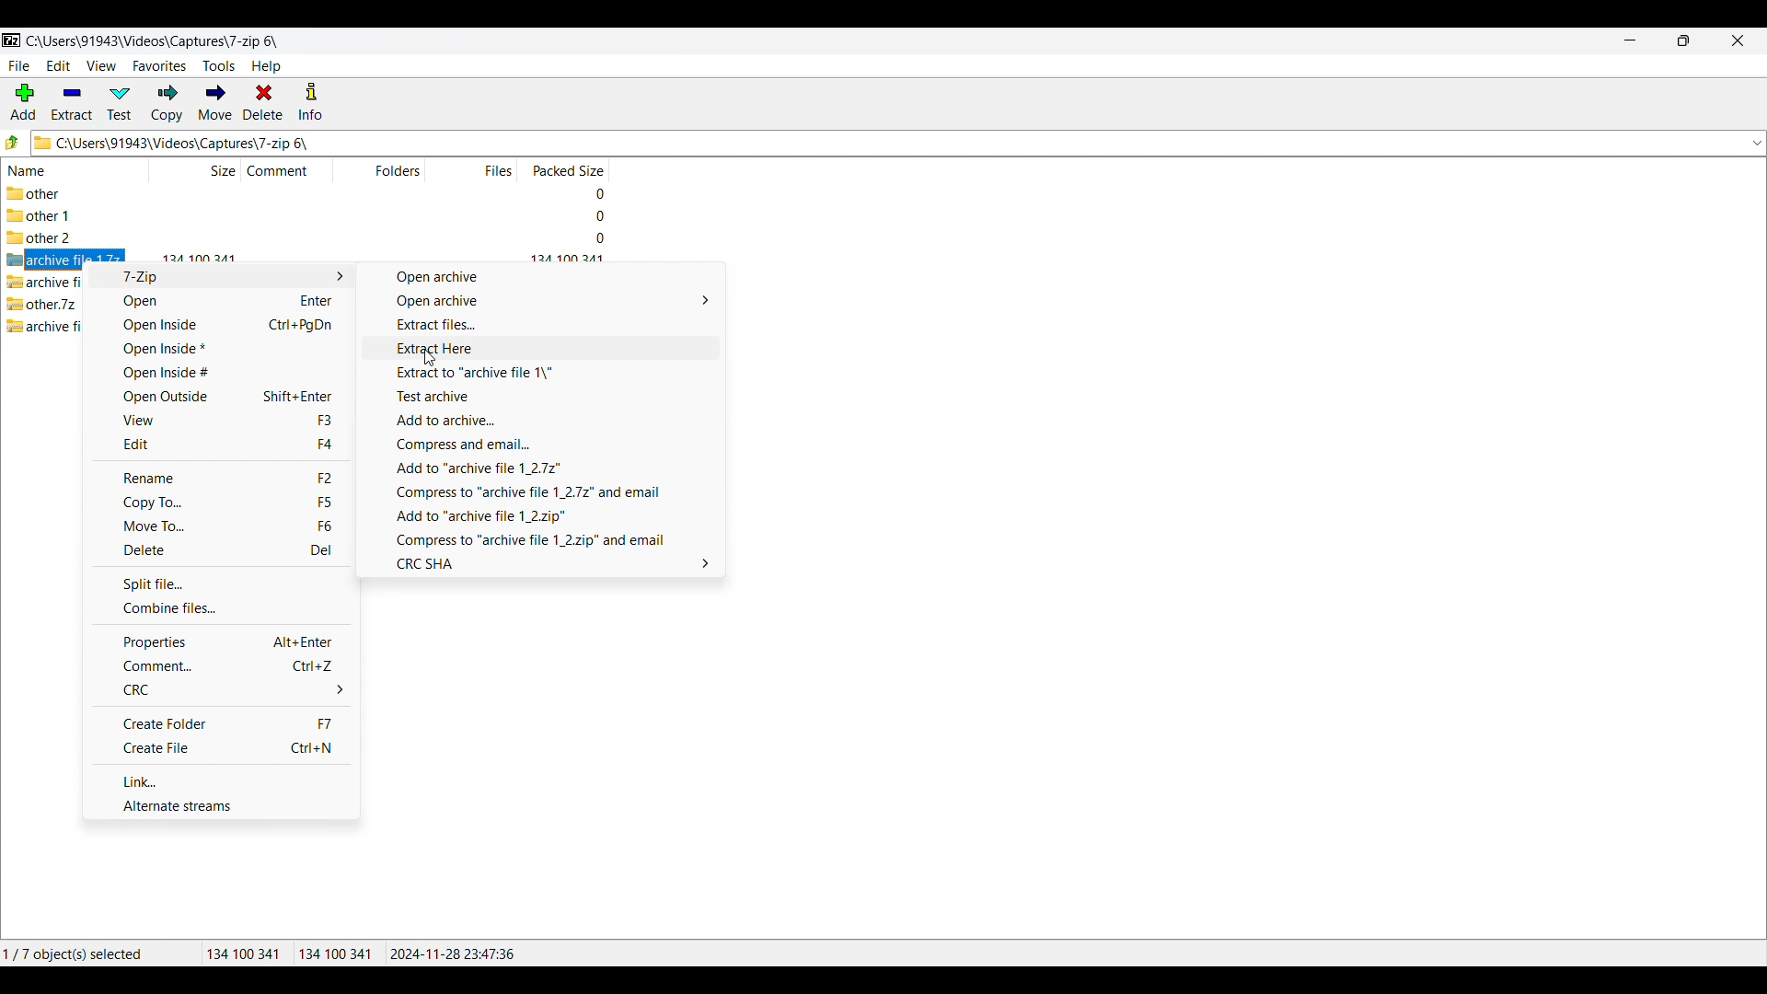 The image size is (1767, 994). I want to click on Tools menu, so click(219, 66).